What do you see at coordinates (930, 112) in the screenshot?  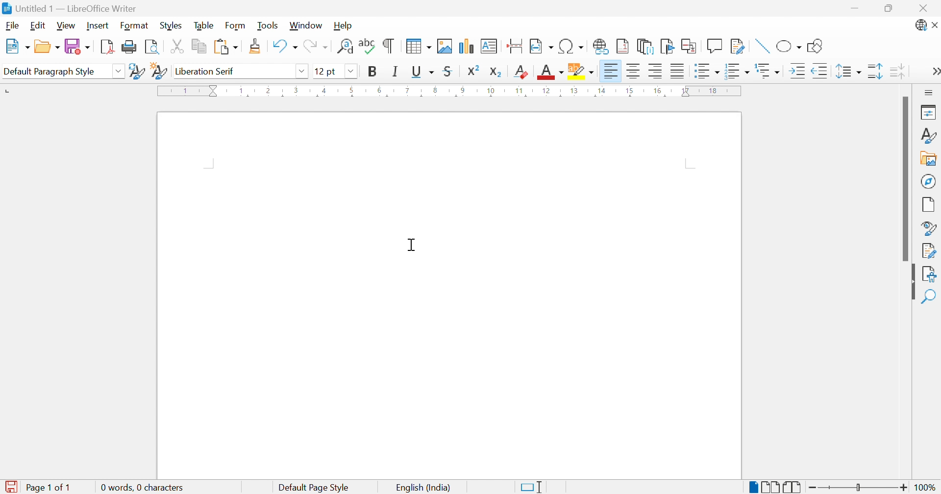 I see `Properties` at bounding box center [930, 112].